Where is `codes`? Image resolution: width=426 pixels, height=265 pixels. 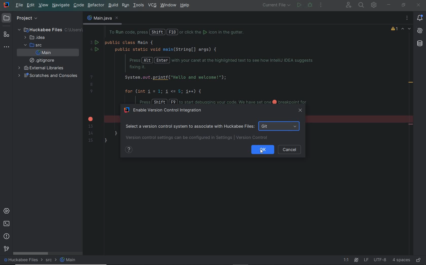 codes is located at coordinates (223, 65).